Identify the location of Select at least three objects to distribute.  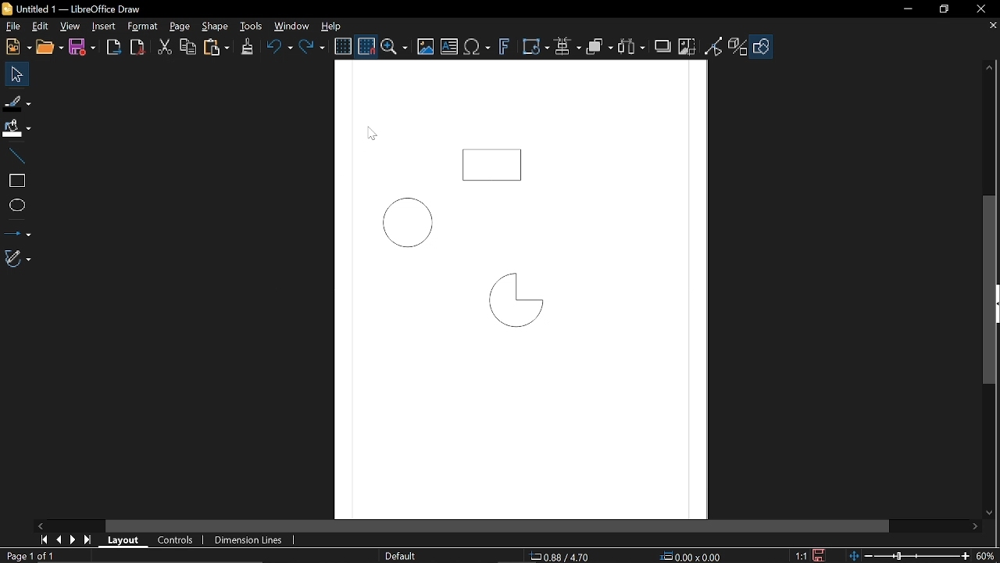
(633, 48).